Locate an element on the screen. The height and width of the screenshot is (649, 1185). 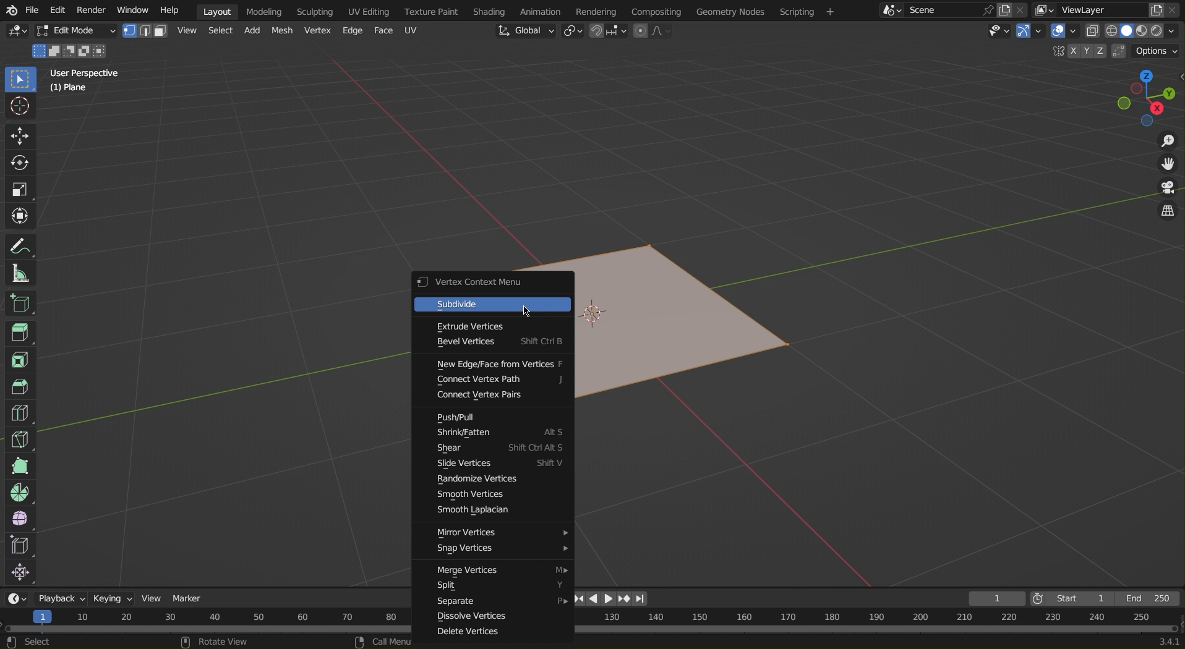
Layout is located at coordinates (217, 11).